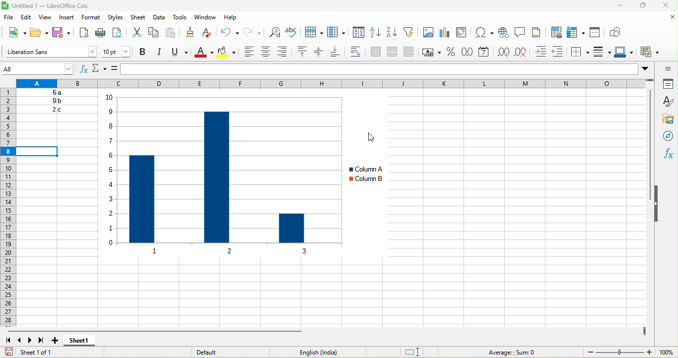  Describe the element at coordinates (62, 32) in the screenshot. I see `save` at that location.